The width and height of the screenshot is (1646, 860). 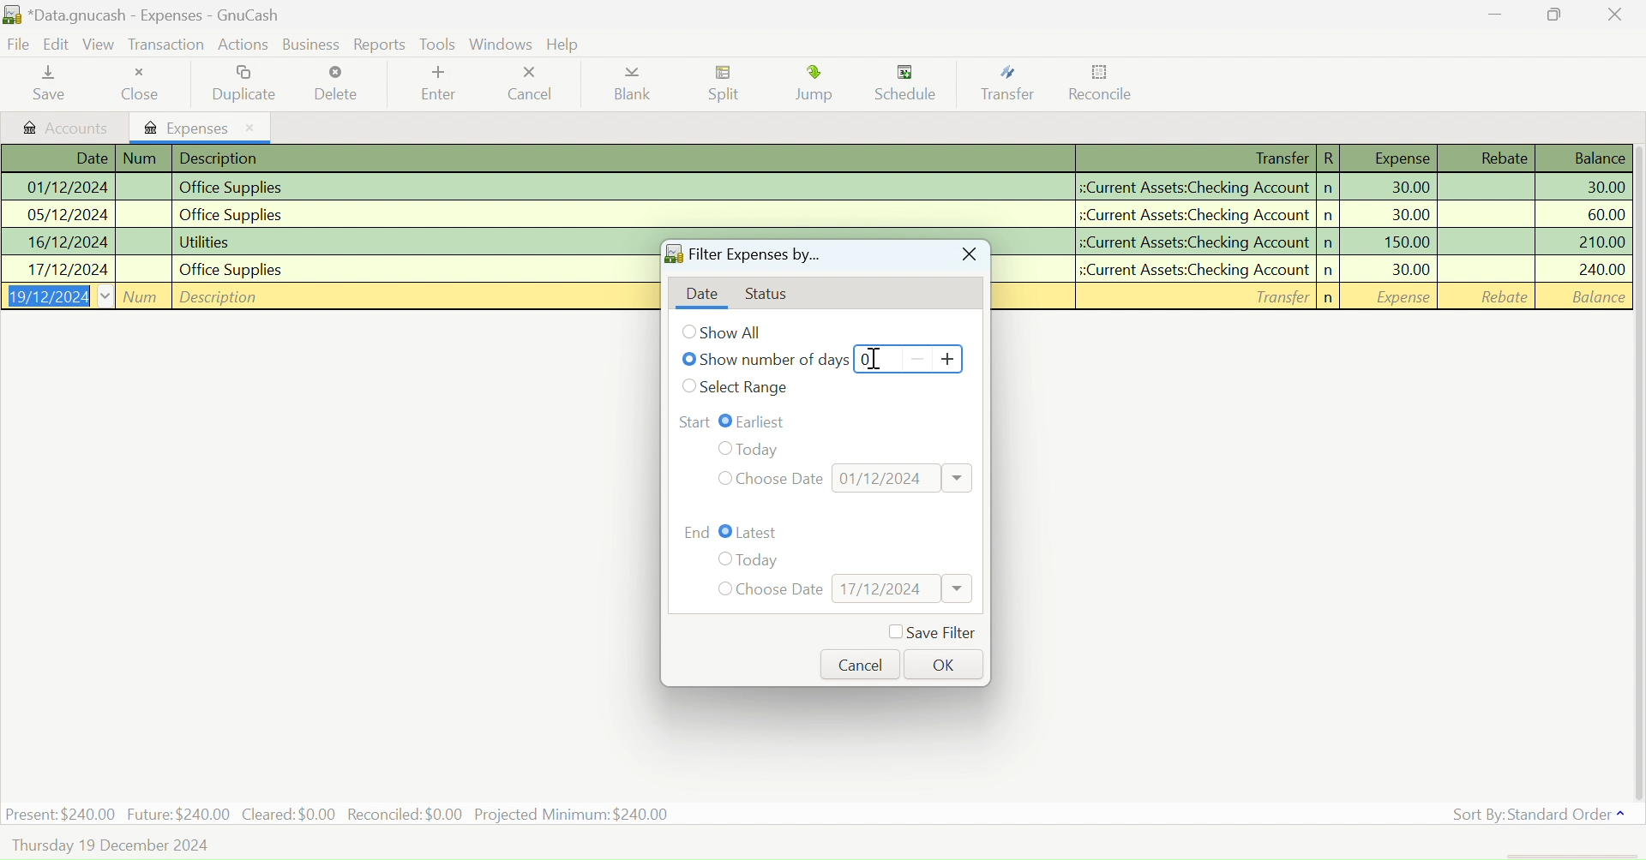 I want to click on Utilities Transaction, so click(x=1319, y=240).